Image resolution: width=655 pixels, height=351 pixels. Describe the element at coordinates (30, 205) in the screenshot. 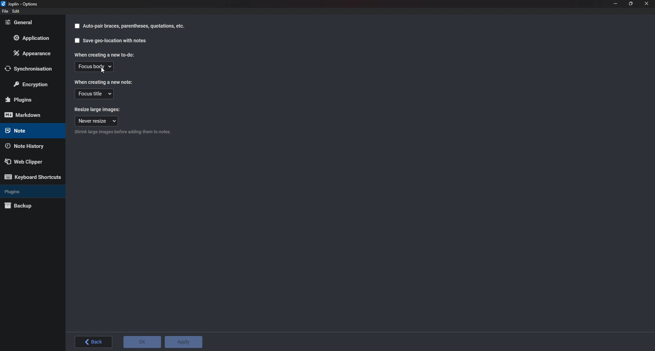

I see `Back up` at that location.